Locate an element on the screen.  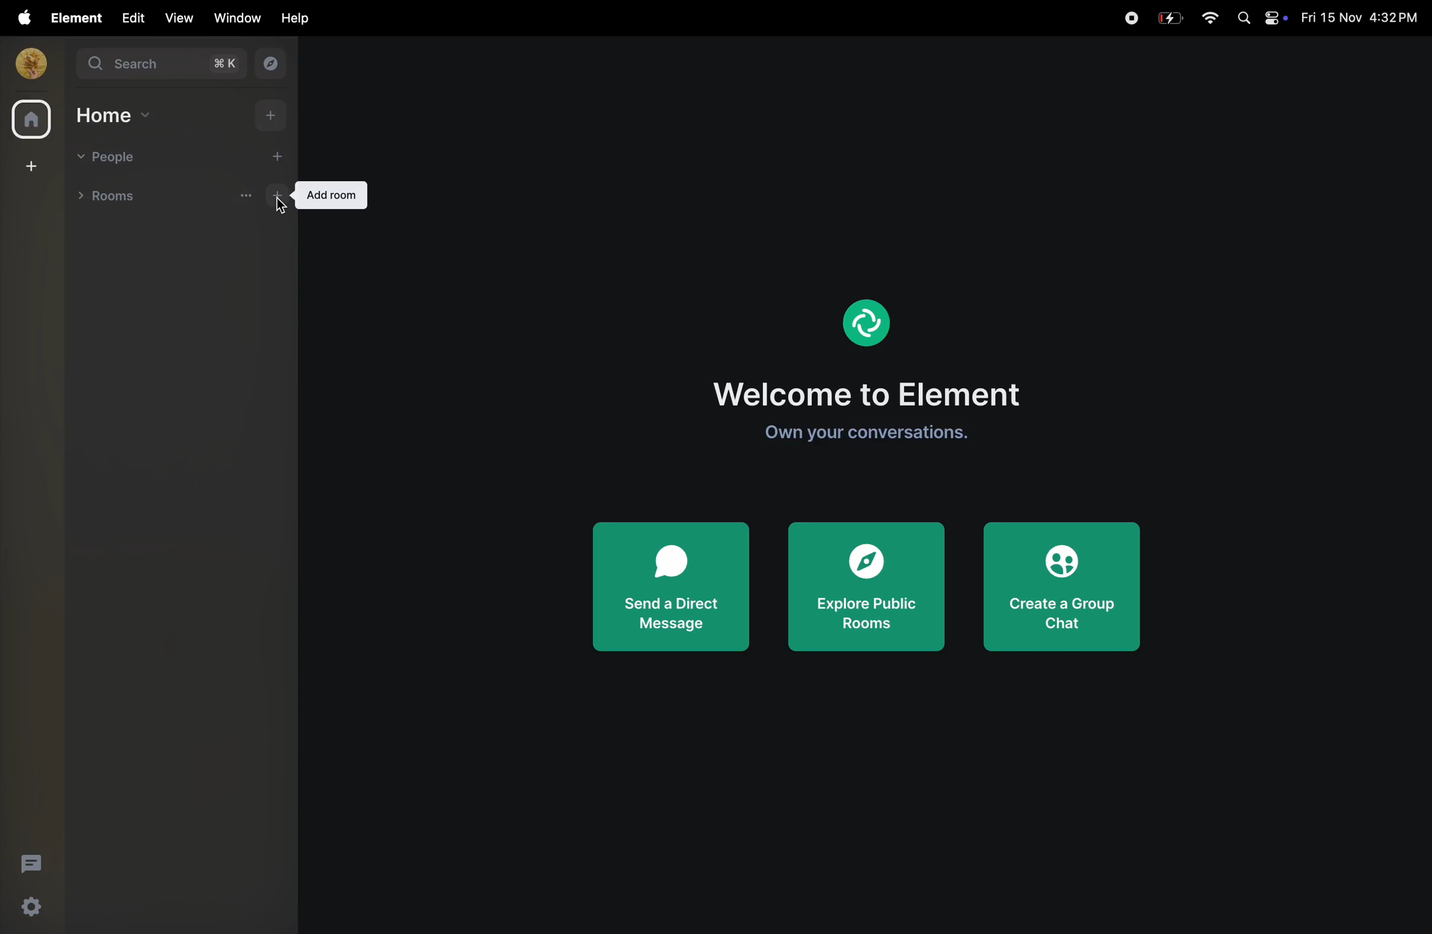
add is located at coordinates (266, 117).